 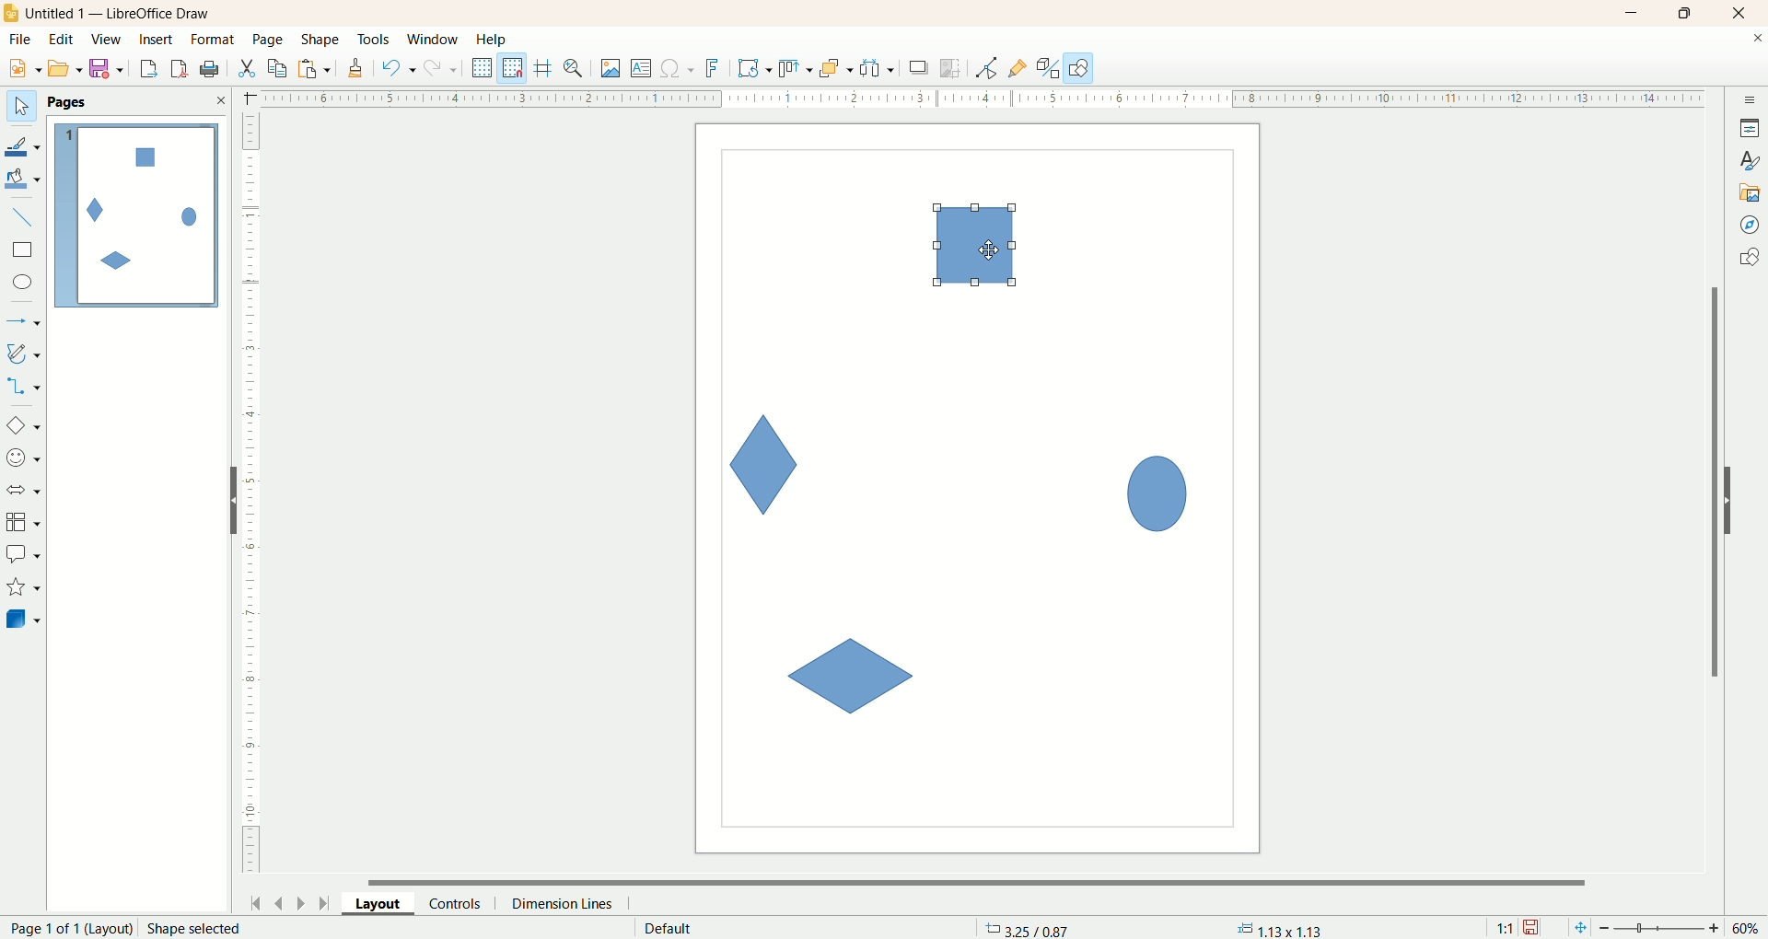 What do you see at coordinates (919, 67) in the screenshot?
I see `shadow` at bounding box center [919, 67].